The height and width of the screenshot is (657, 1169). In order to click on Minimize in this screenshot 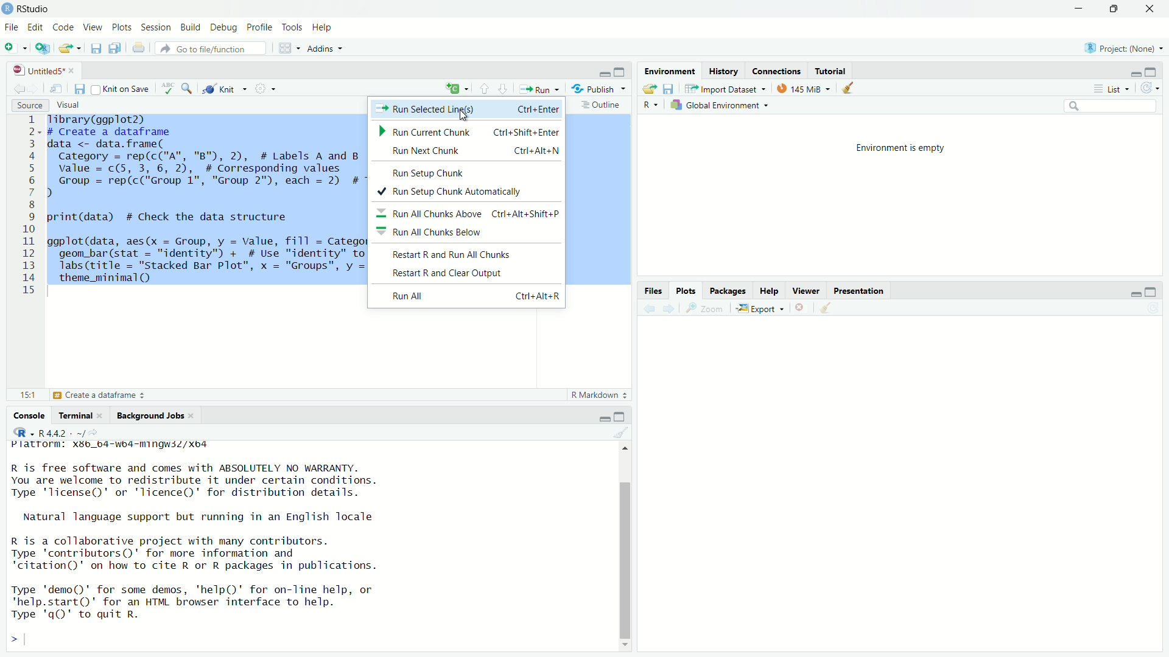, I will do `click(604, 73)`.